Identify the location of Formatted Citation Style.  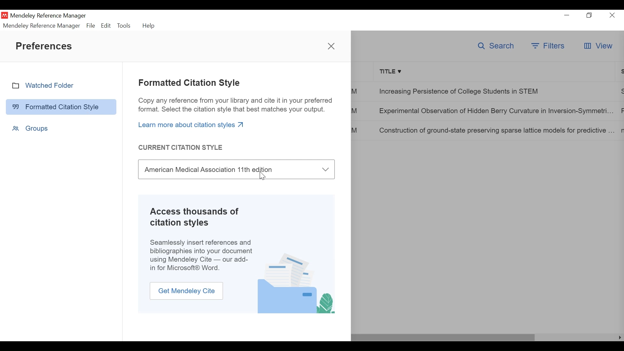
(190, 83).